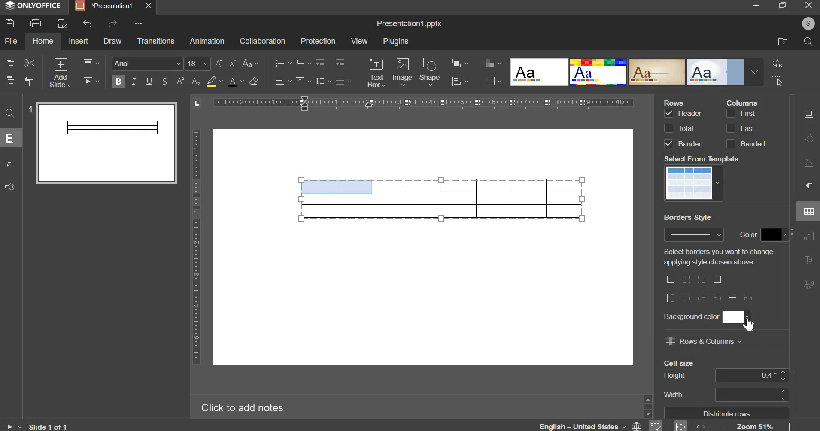 The width and height of the screenshot is (820, 431). I want to click on shape, so click(431, 72).